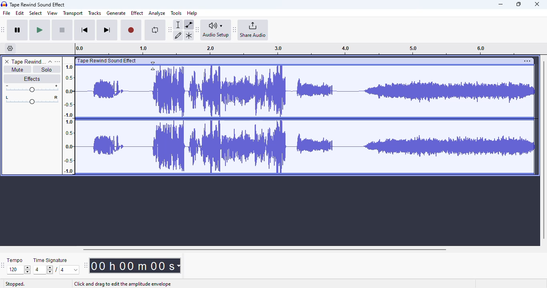 This screenshot has height=288, width=547. What do you see at coordinates (47, 69) in the screenshot?
I see `solo` at bounding box center [47, 69].